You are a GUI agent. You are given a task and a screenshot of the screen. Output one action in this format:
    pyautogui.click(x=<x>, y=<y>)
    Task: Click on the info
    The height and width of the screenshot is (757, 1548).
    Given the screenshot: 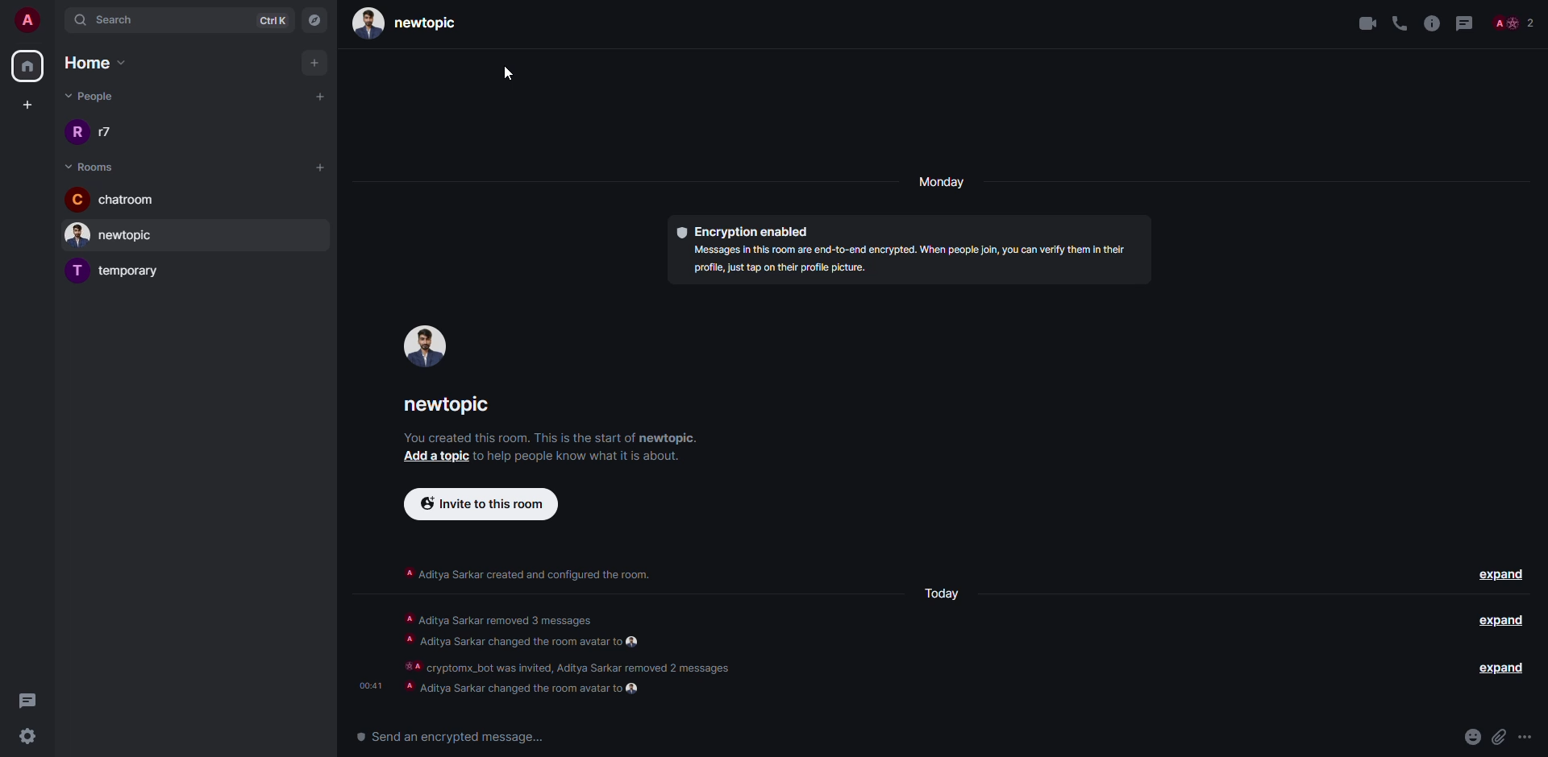 What is the action you would take?
    pyautogui.click(x=549, y=436)
    